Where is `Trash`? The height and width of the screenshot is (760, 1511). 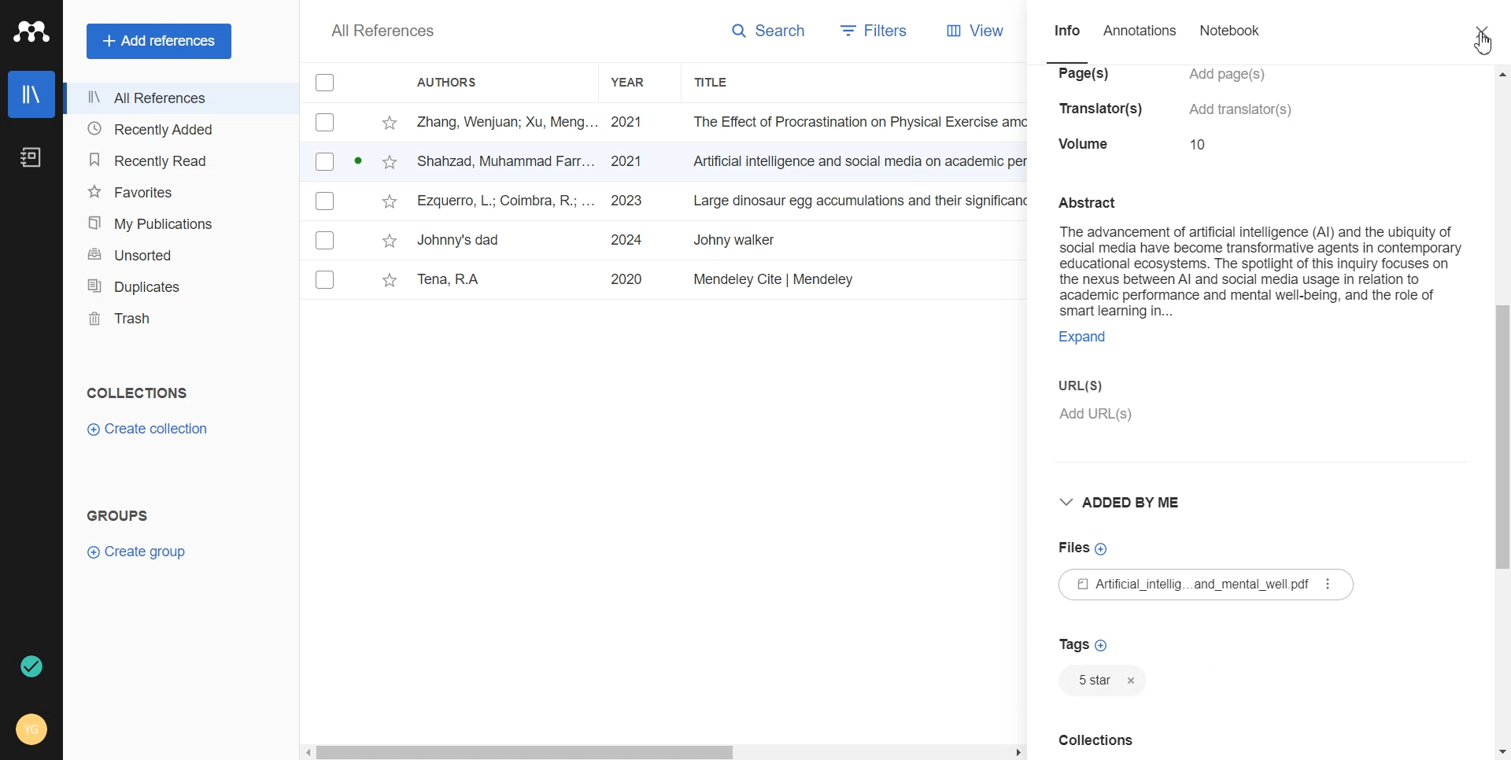
Trash is located at coordinates (178, 319).